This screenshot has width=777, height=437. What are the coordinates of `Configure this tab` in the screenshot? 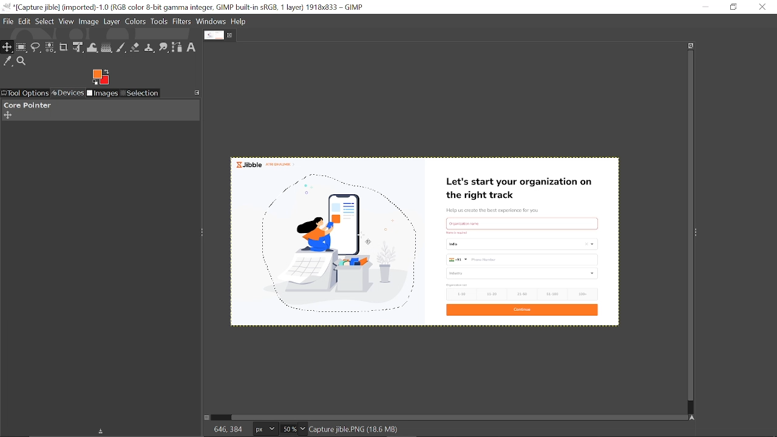 It's located at (198, 92).